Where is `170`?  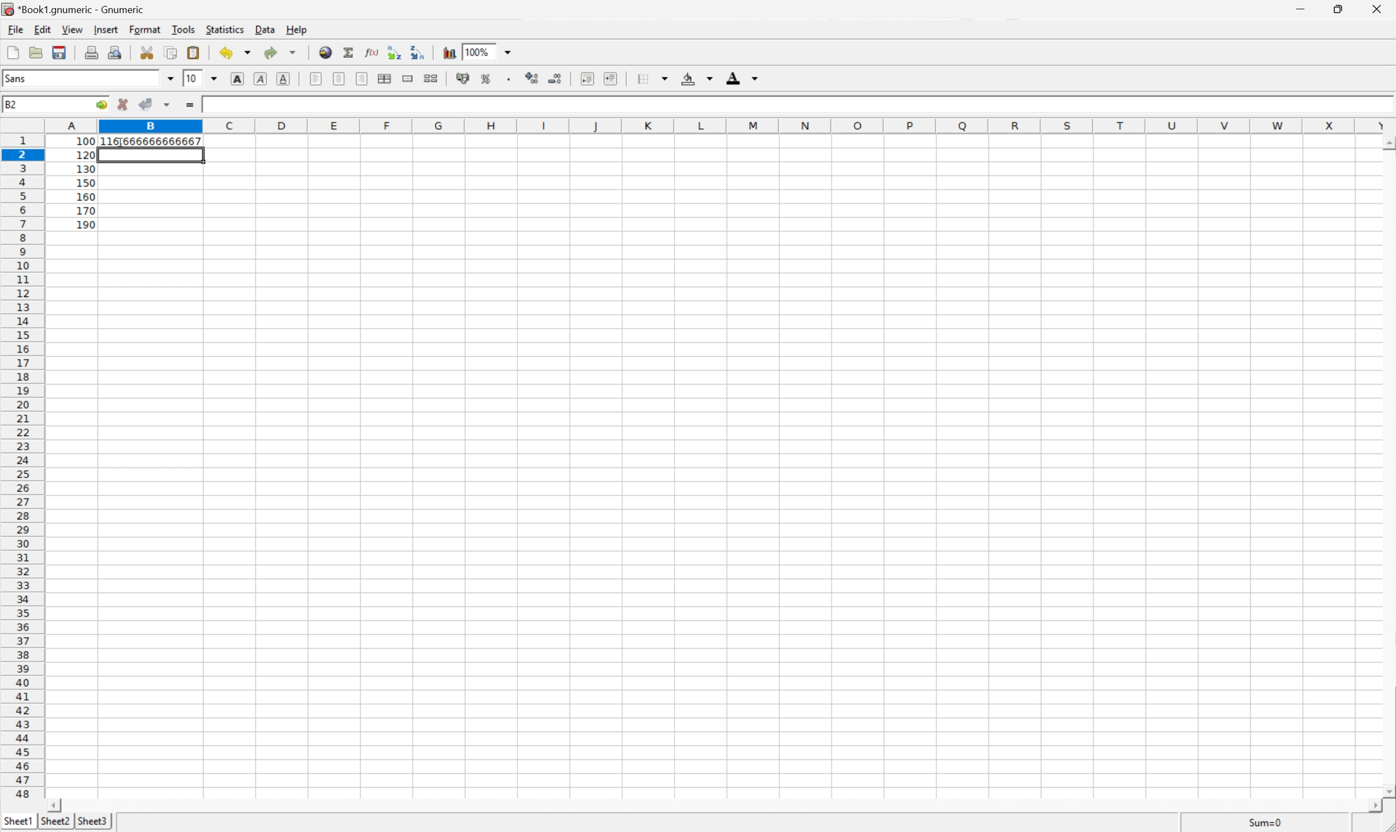
170 is located at coordinates (86, 210).